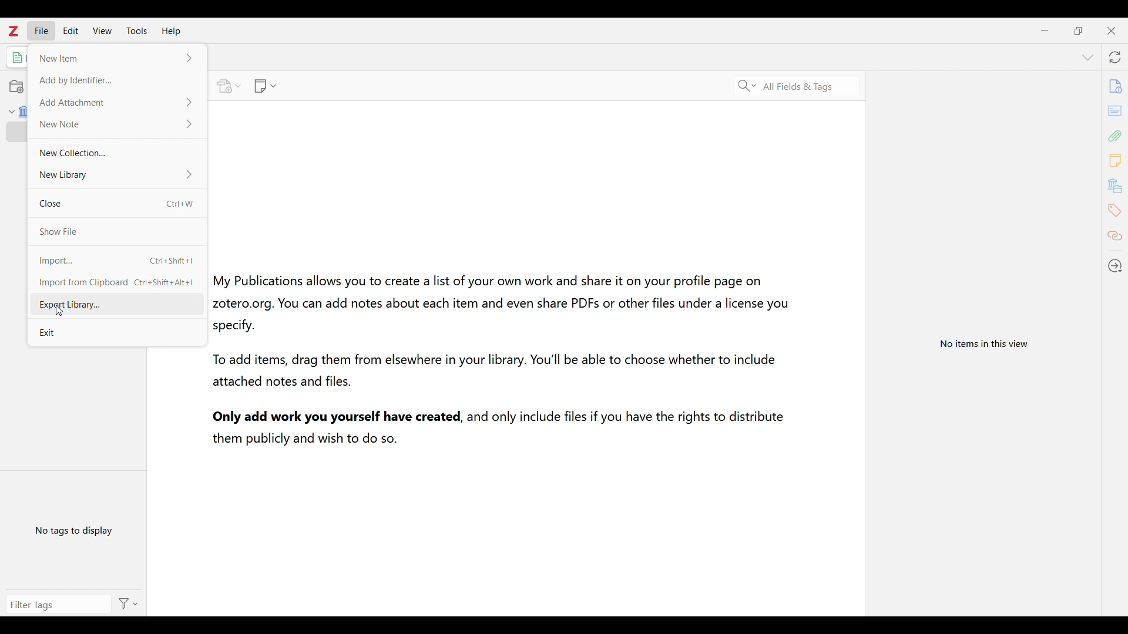 This screenshot has height=634, width=1128. I want to click on Abstract, so click(1115, 110).